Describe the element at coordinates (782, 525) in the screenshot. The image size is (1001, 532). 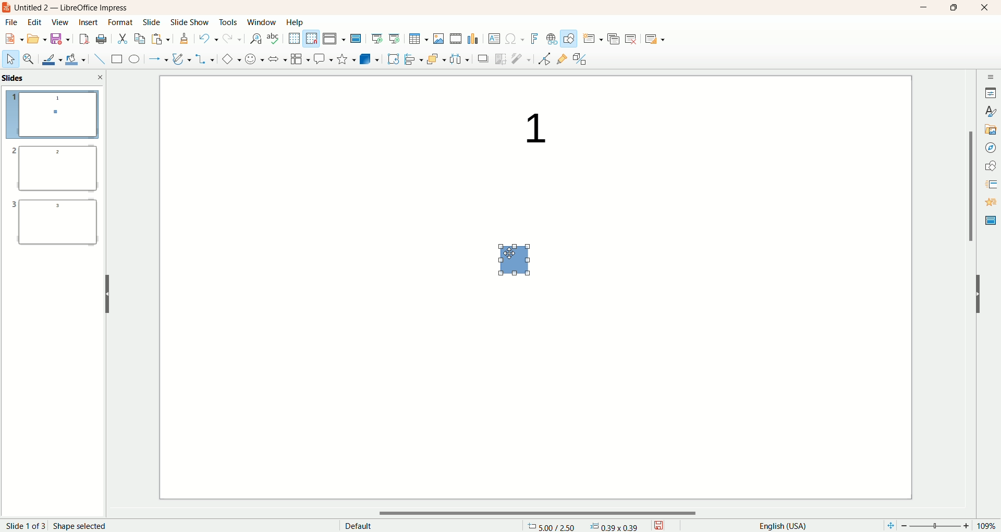
I see `english` at that location.